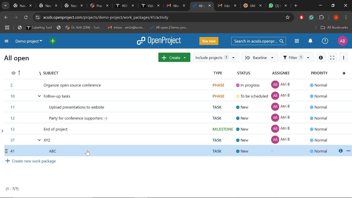  Describe the element at coordinates (320, 6) in the screenshot. I see `Minimize` at that location.